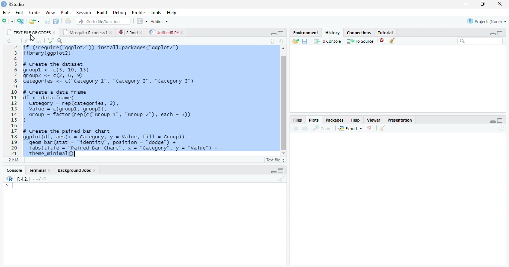 The height and width of the screenshot is (267, 509). Describe the element at coordinates (295, 40) in the screenshot. I see `send file` at that location.